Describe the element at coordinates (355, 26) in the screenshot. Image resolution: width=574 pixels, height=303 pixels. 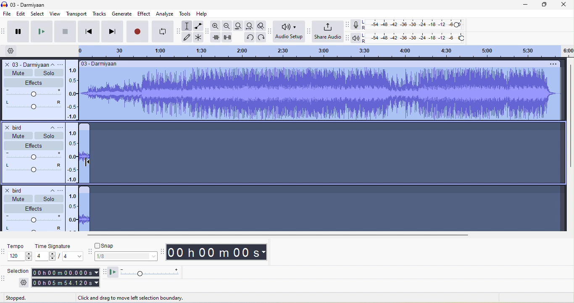
I see `record meter` at that location.